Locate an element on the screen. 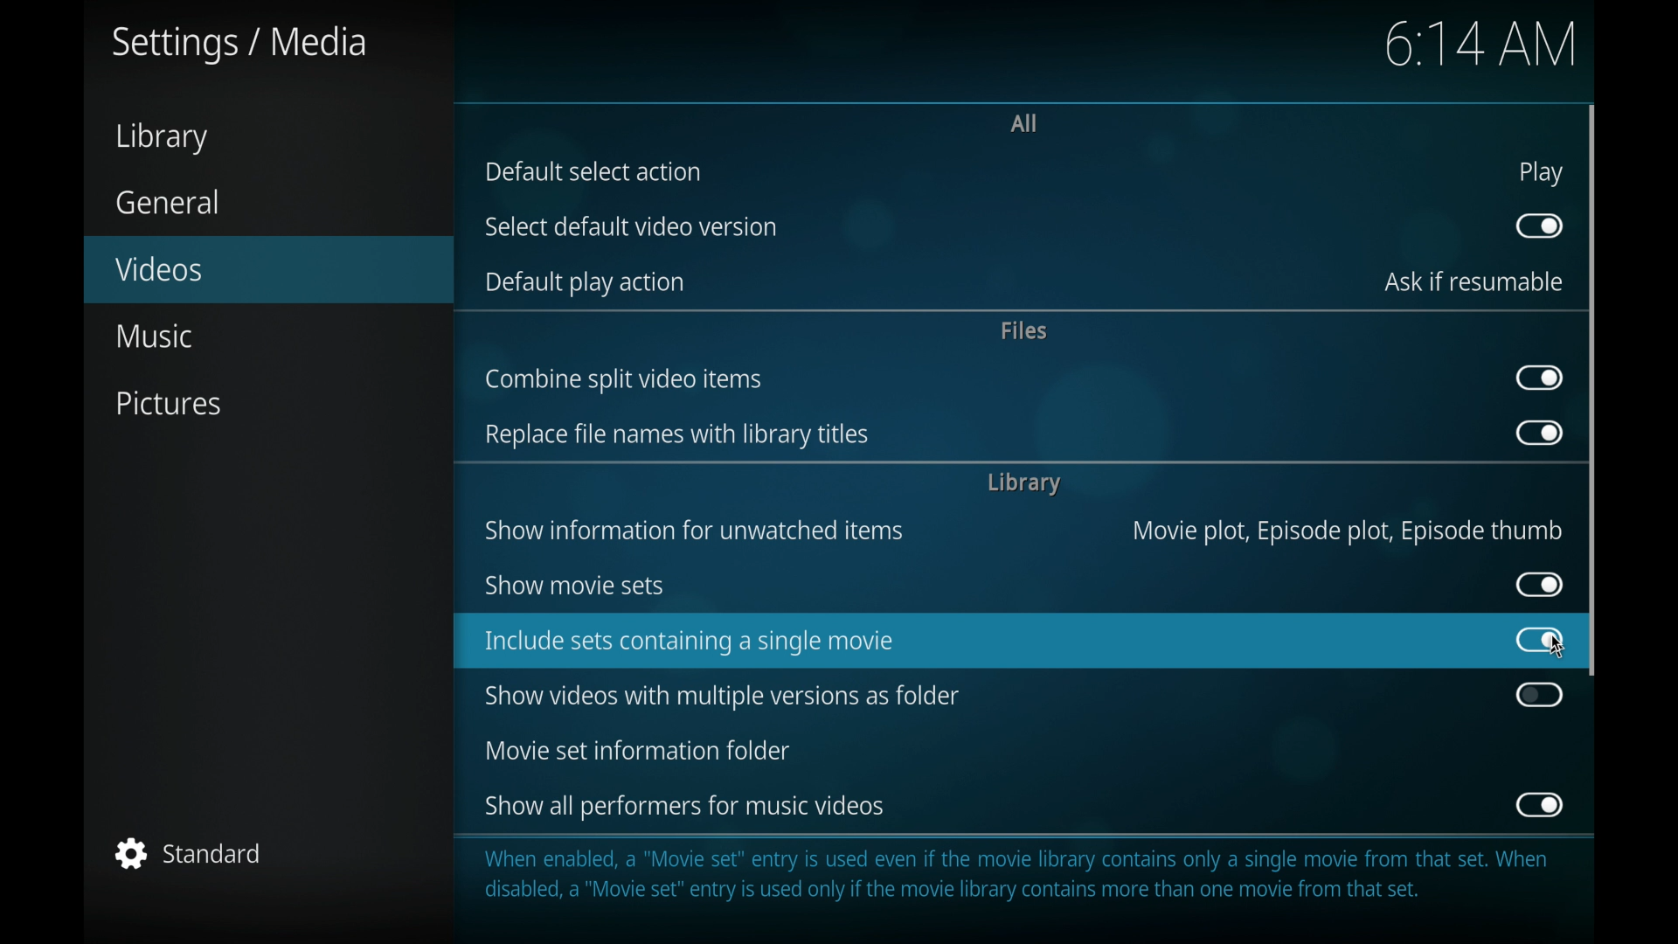 This screenshot has width=1678, height=944. scroll box is located at coordinates (1592, 390).